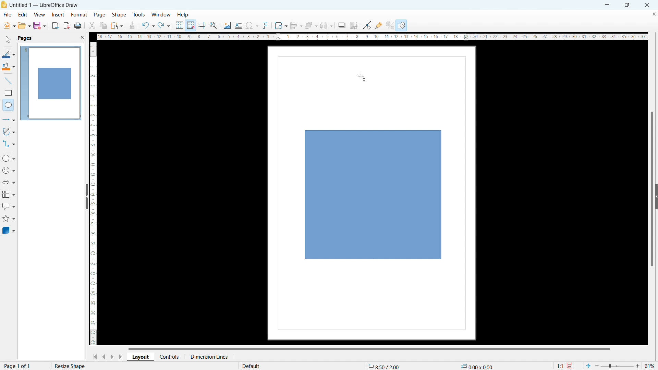  What do you see at coordinates (606, 4) in the screenshot?
I see `minimize` at bounding box center [606, 4].